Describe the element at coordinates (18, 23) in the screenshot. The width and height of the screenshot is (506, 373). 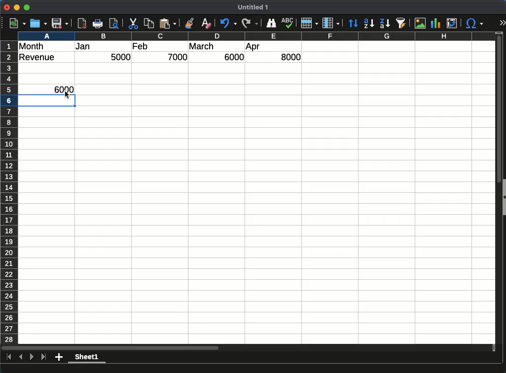
I see `new` at that location.